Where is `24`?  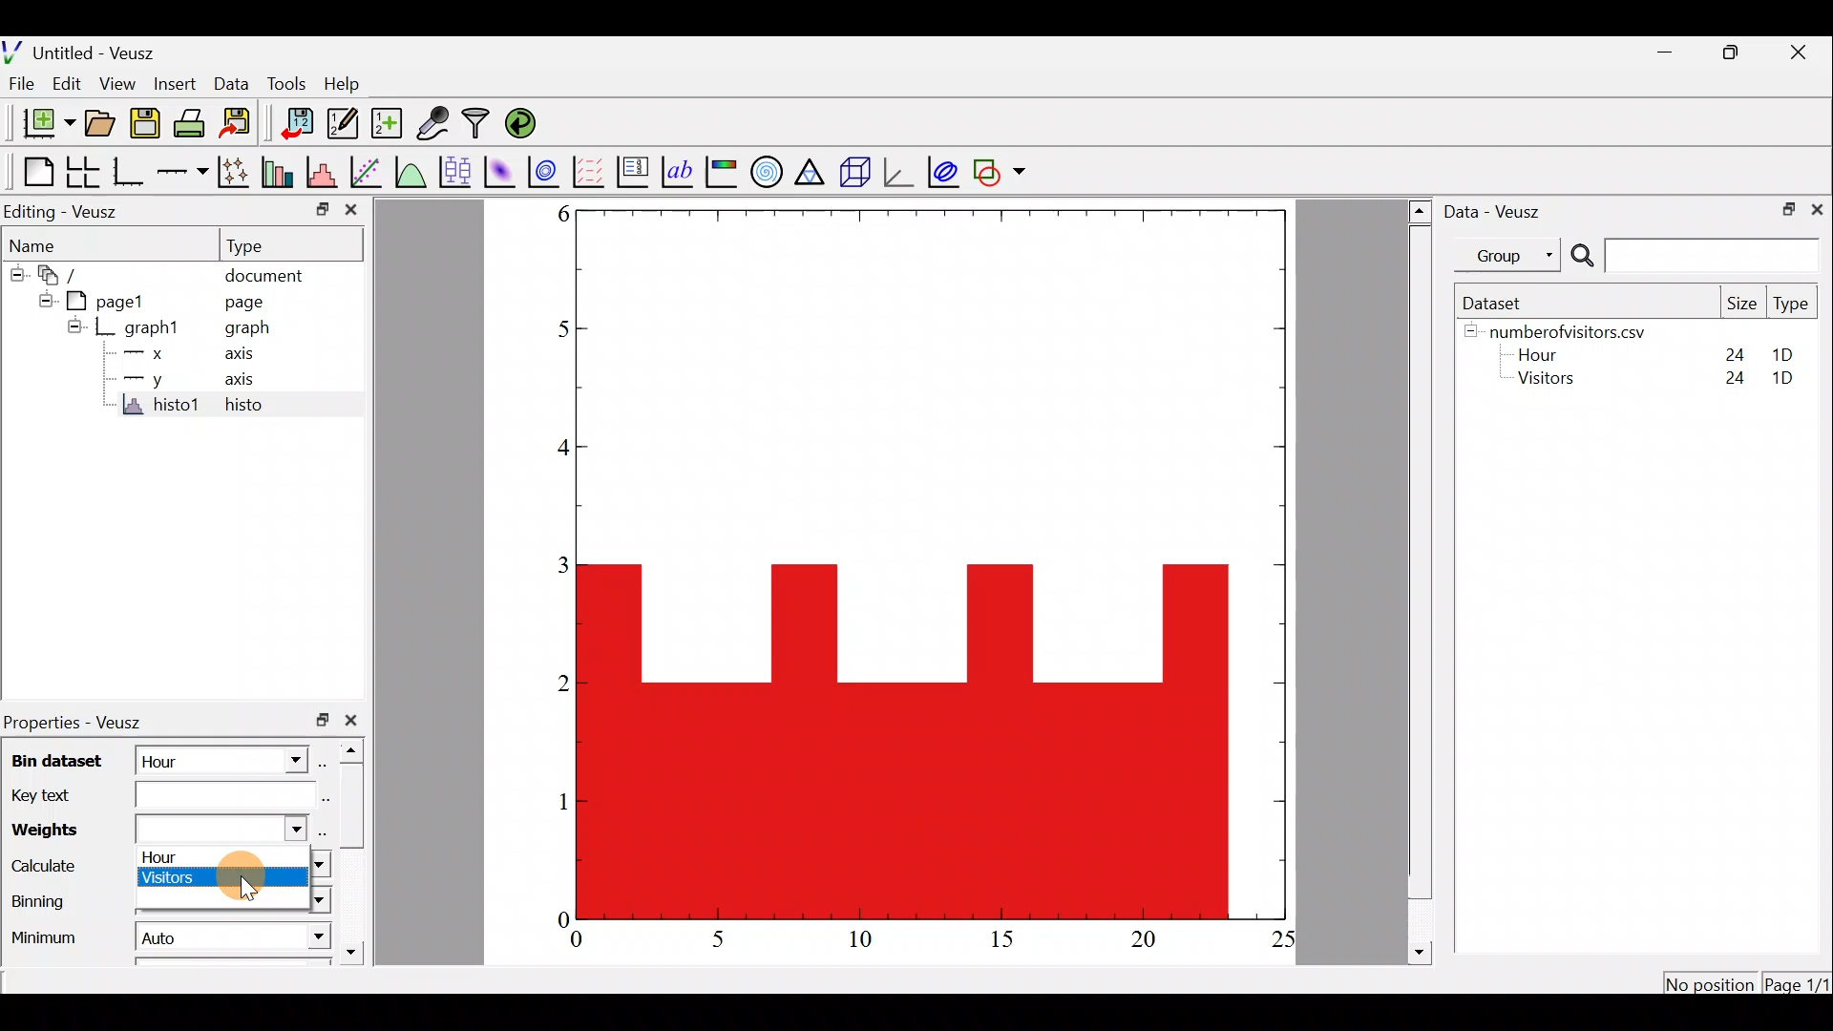
24 is located at coordinates (1725, 350).